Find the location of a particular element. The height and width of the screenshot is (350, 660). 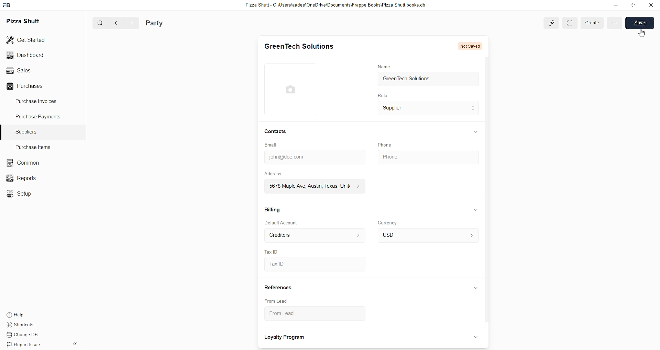

References is located at coordinates (278, 288).